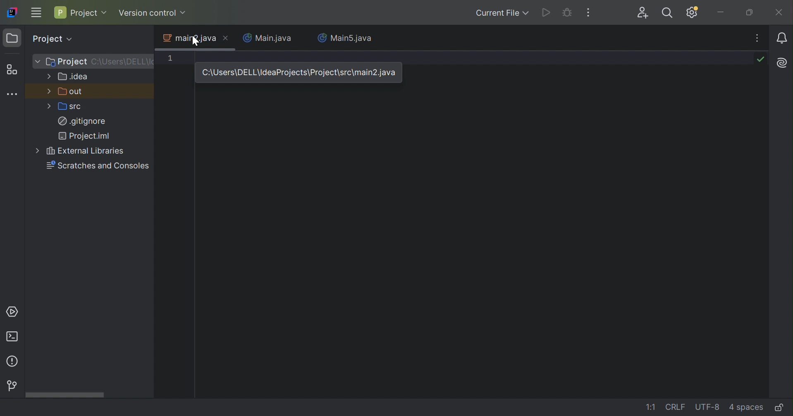 The width and height of the screenshot is (793, 416). What do you see at coordinates (64, 396) in the screenshot?
I see `Scroll bar` at bounding box center [64, 396].